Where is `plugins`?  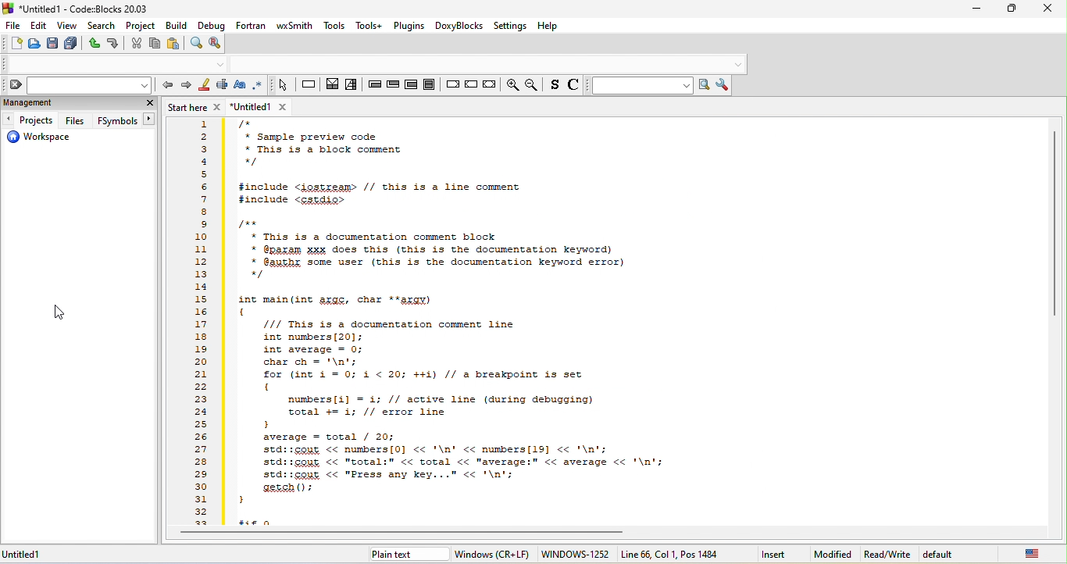 plugins is located at coordinates (410, 26).